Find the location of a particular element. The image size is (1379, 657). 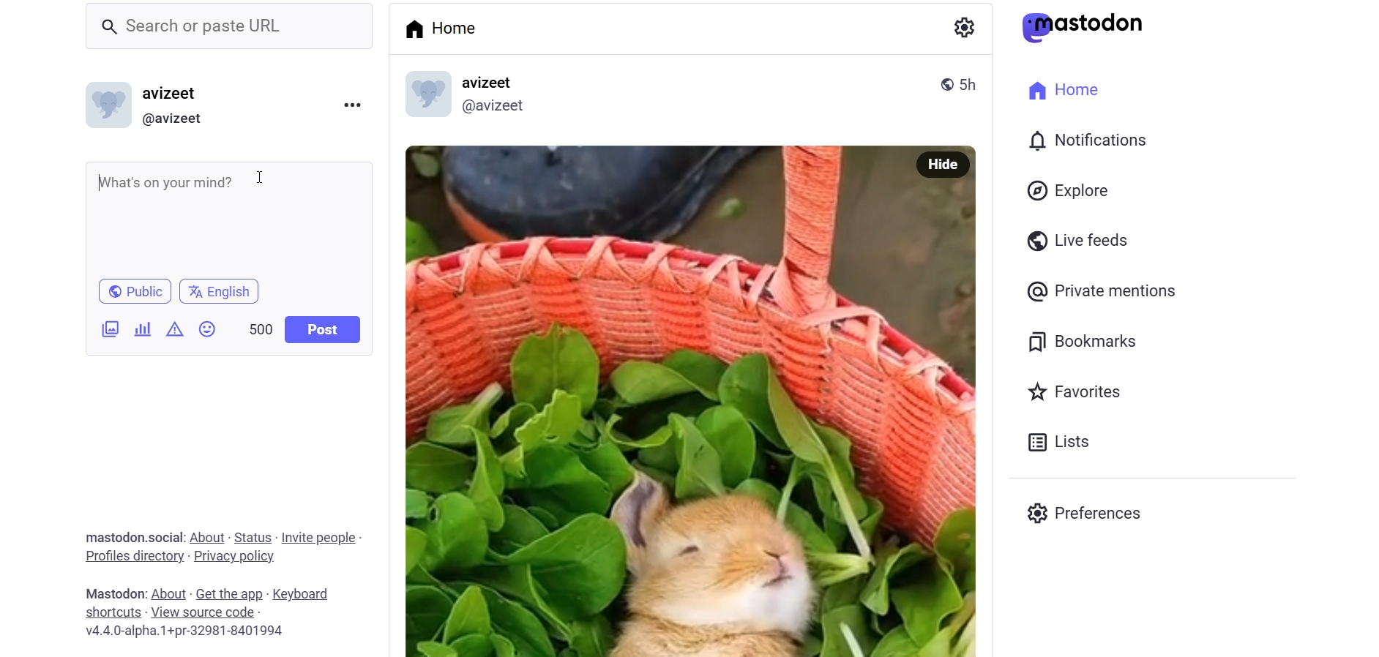

id is located at coordinates (500, 108).